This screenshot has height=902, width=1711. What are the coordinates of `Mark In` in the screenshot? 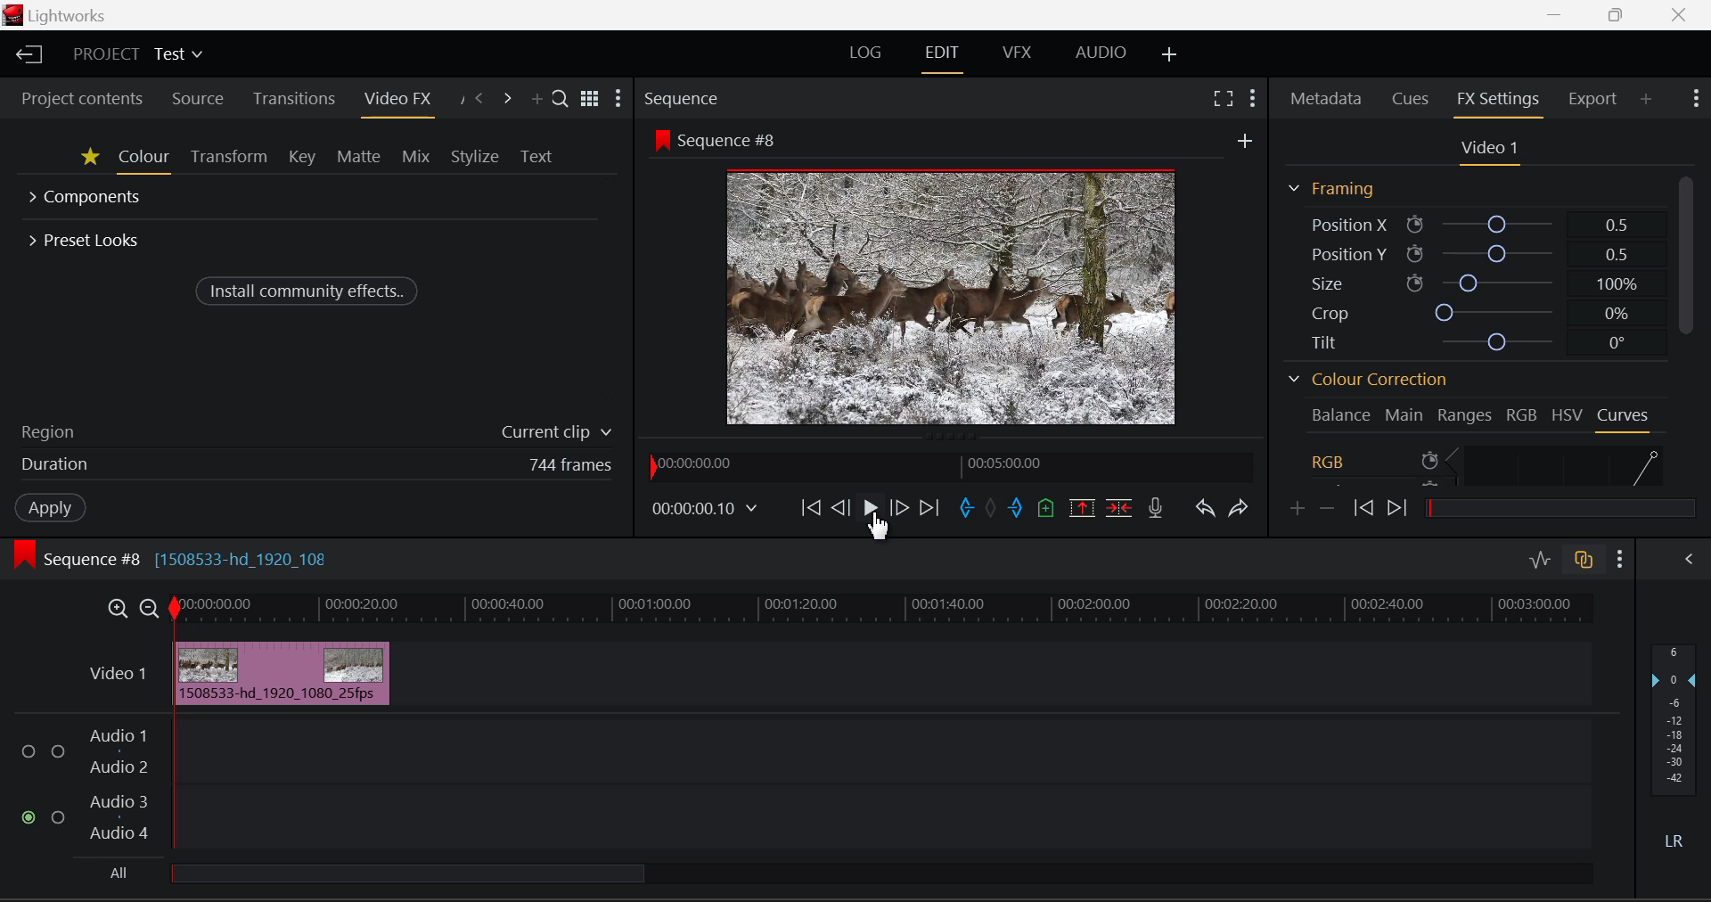 It's located at (967, 507).